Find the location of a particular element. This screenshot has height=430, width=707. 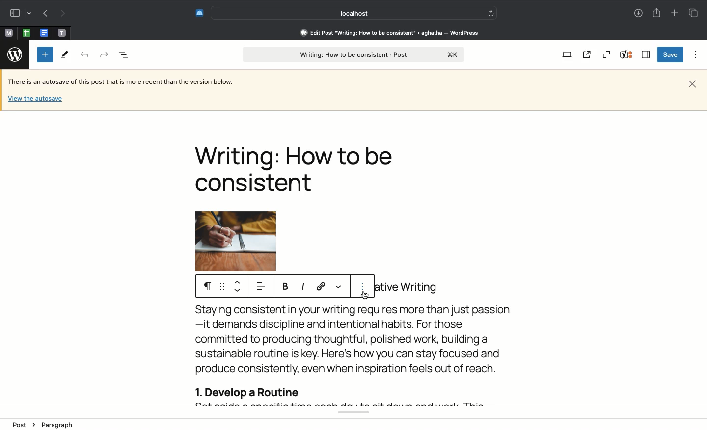

Redo is located at coordinates (104, 54).